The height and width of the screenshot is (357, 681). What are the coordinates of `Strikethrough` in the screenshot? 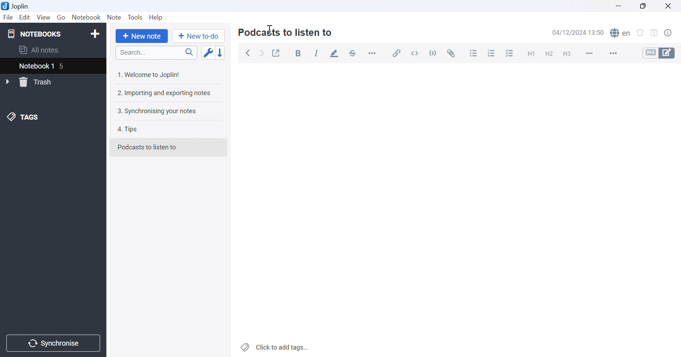 It's located at (353, 53).